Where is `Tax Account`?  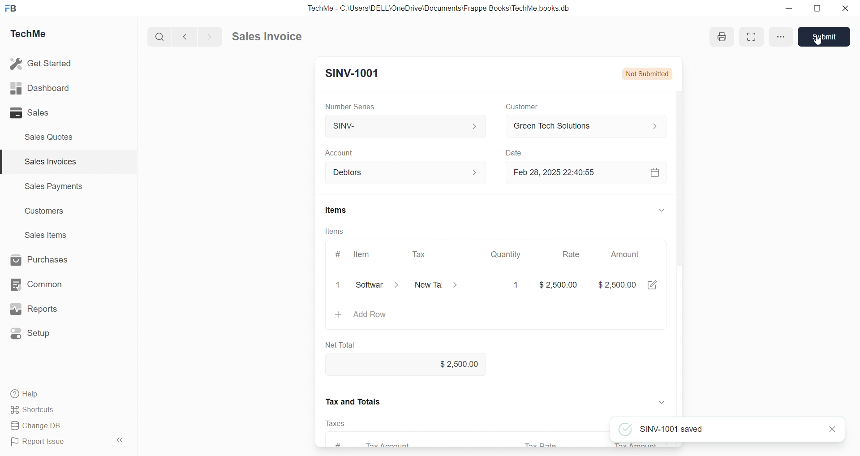
Tax Account is located at coordinates (385, 443).